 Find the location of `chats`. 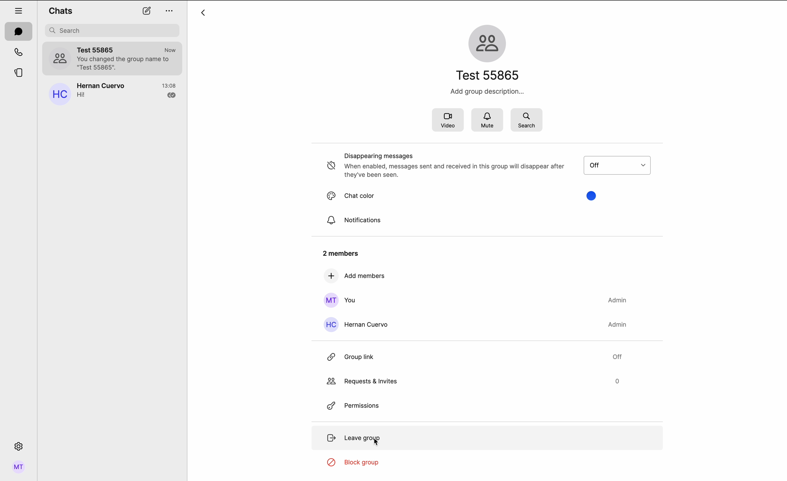

chats is located at coordinates (60, 10).